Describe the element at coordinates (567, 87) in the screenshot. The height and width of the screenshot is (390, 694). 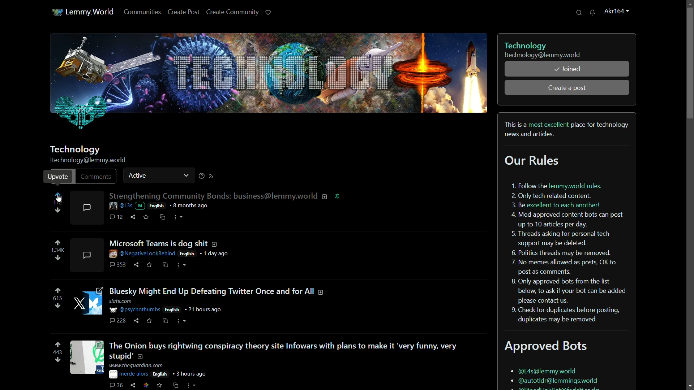
I see `create a post` at that location.